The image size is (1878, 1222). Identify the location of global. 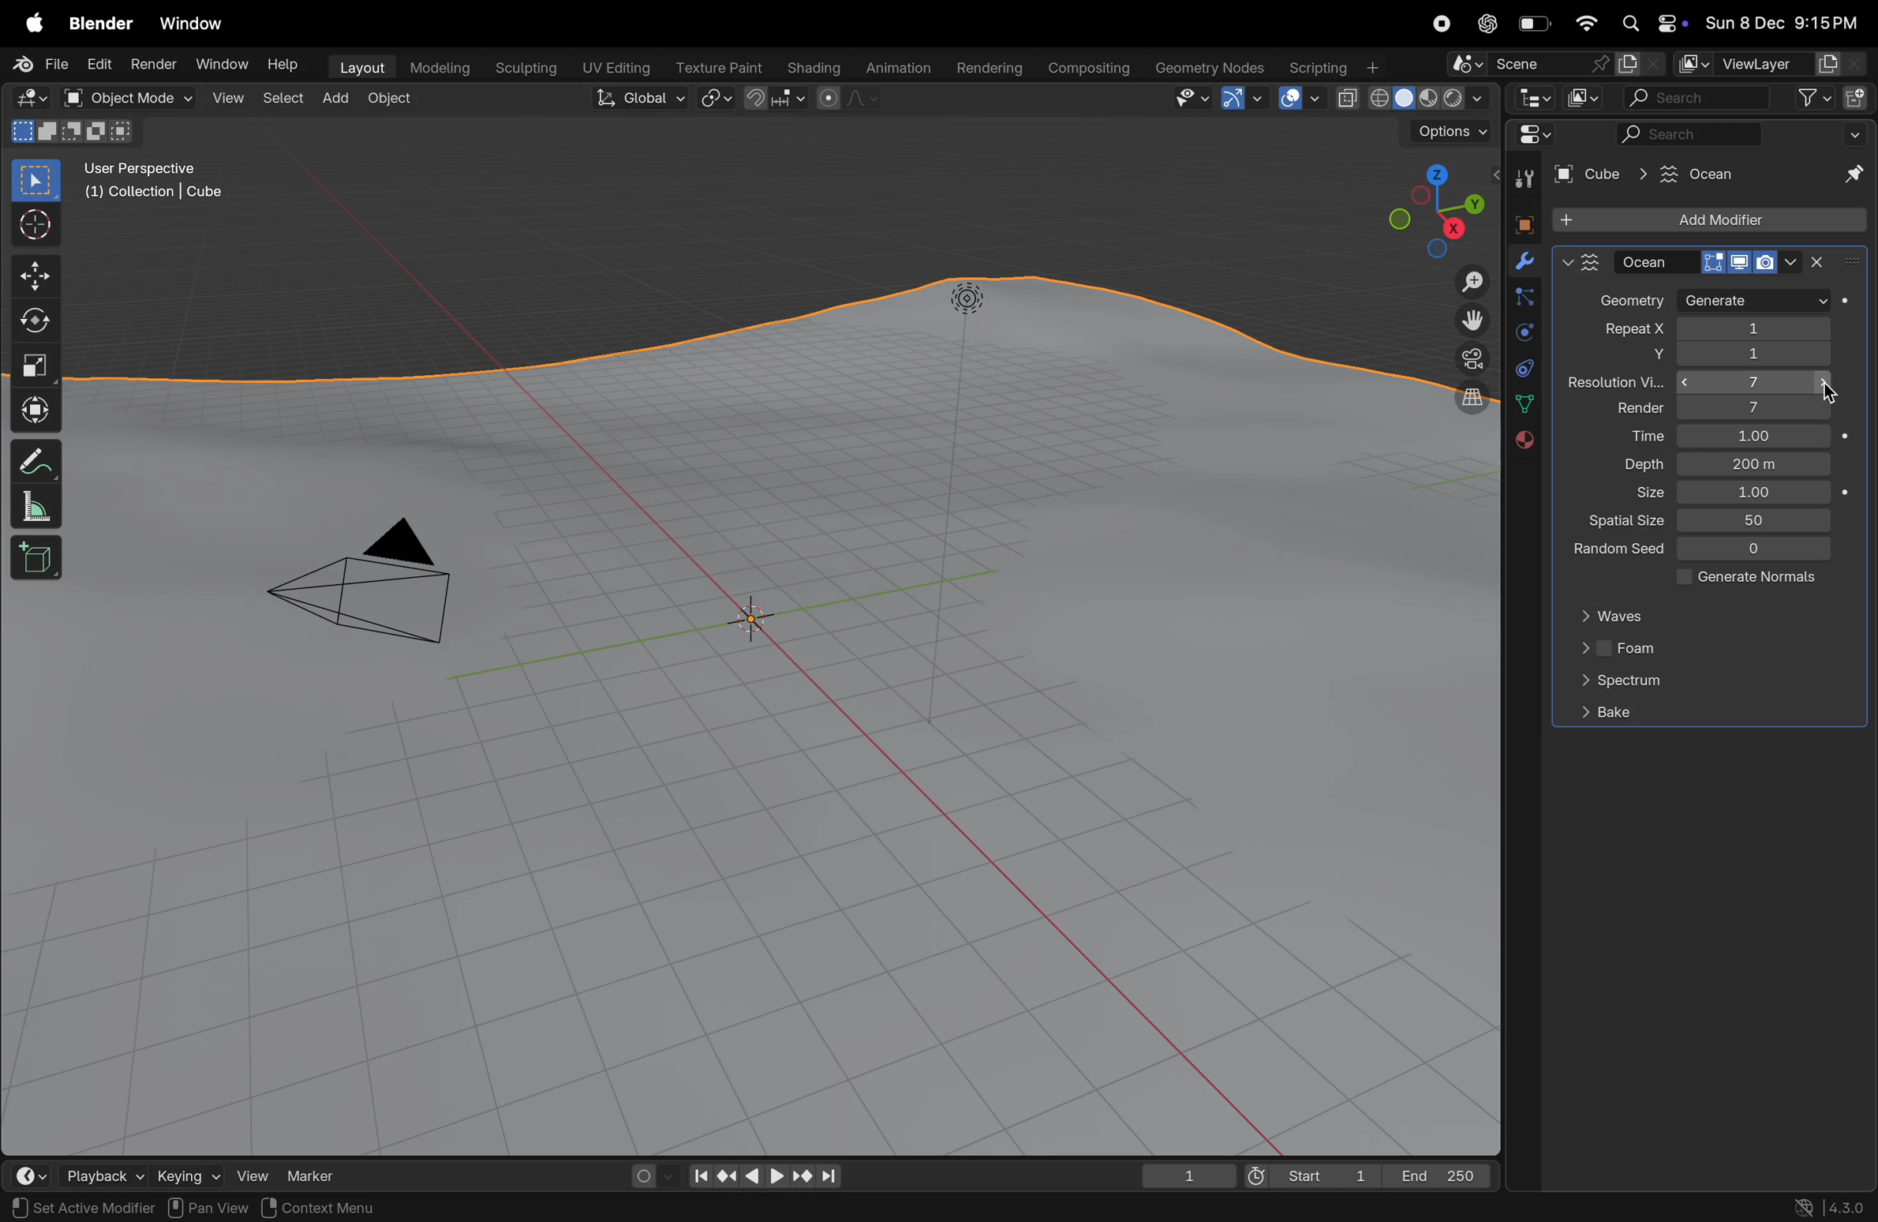
(642, 99).